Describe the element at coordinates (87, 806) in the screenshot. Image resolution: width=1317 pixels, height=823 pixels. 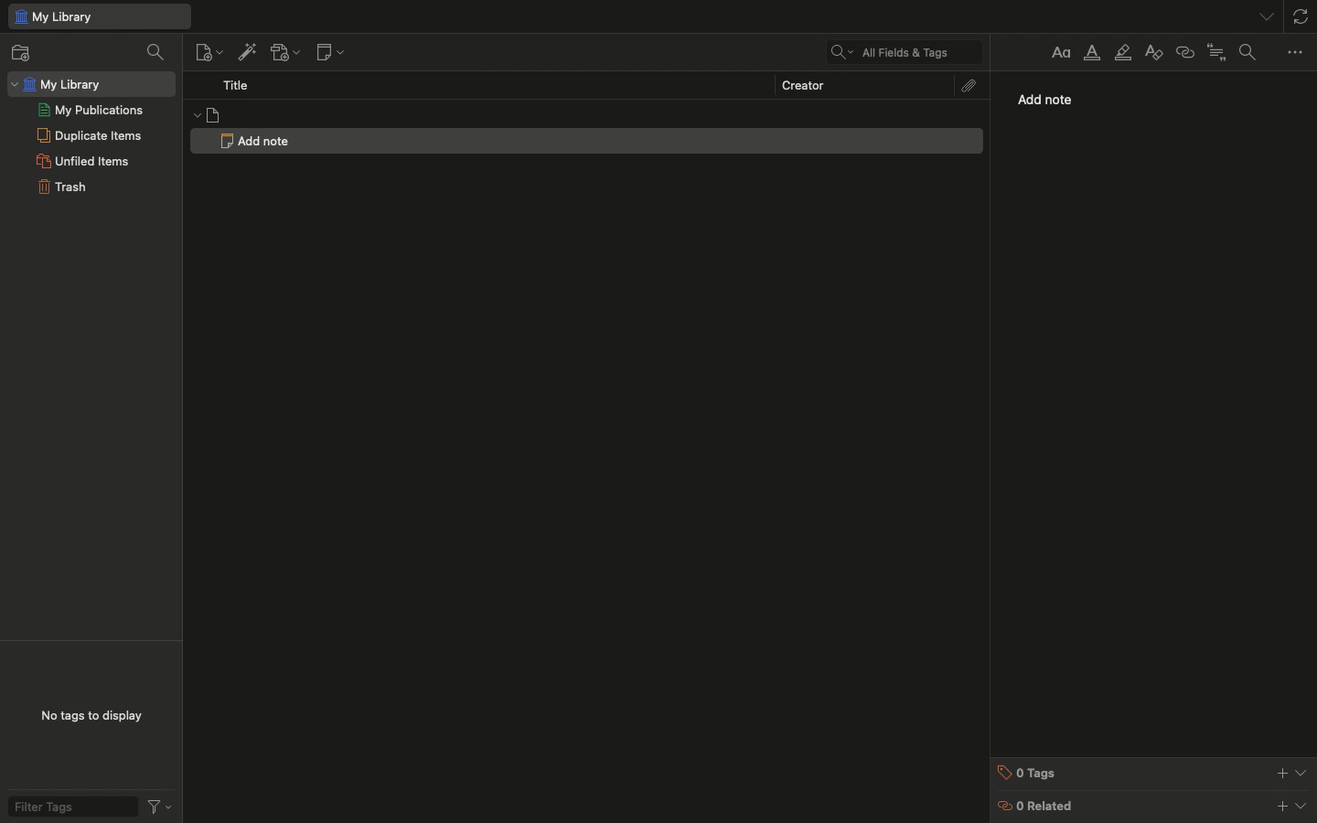
I see `Filter tags` at that location.